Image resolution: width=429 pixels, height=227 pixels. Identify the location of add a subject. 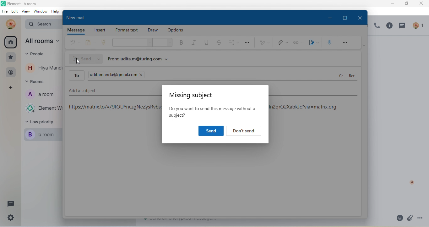
(111, 93).